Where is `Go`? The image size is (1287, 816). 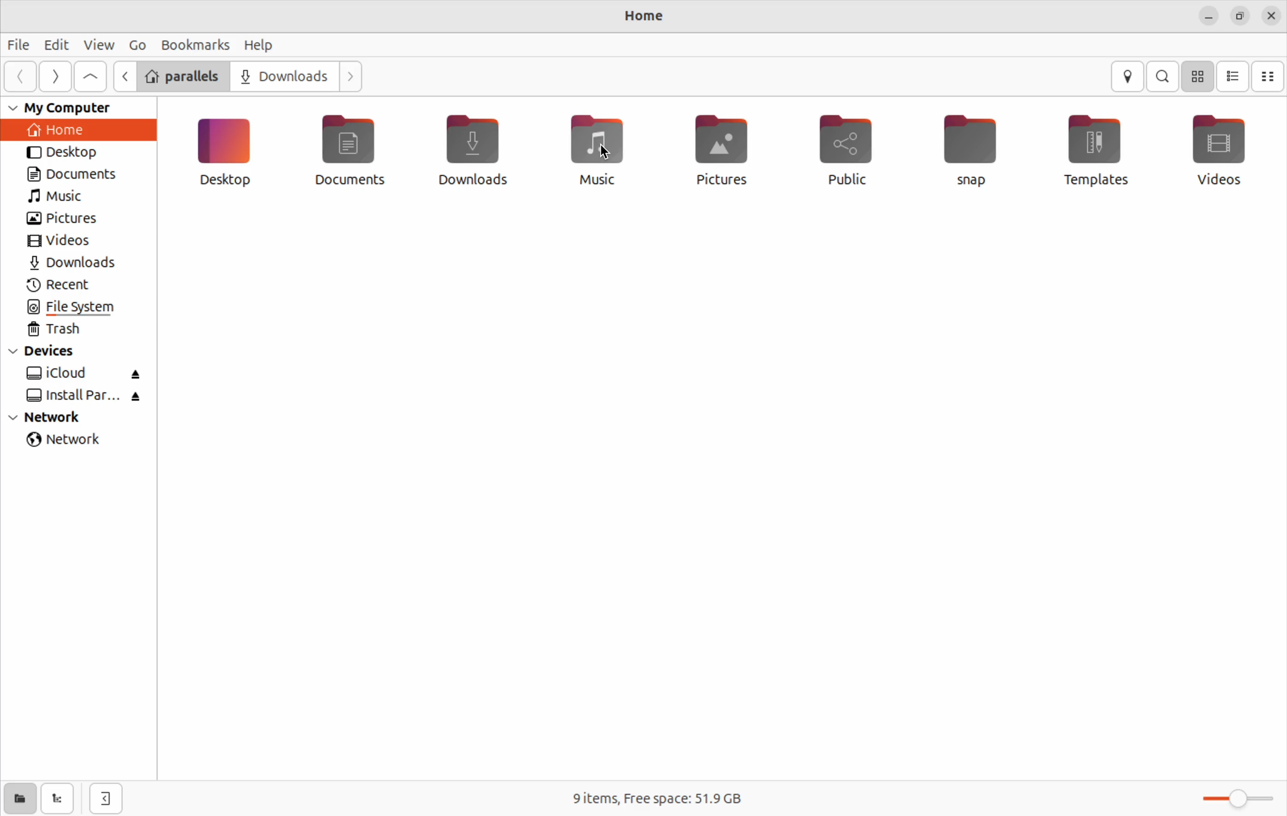
Go is located at coordinates (136, 45).